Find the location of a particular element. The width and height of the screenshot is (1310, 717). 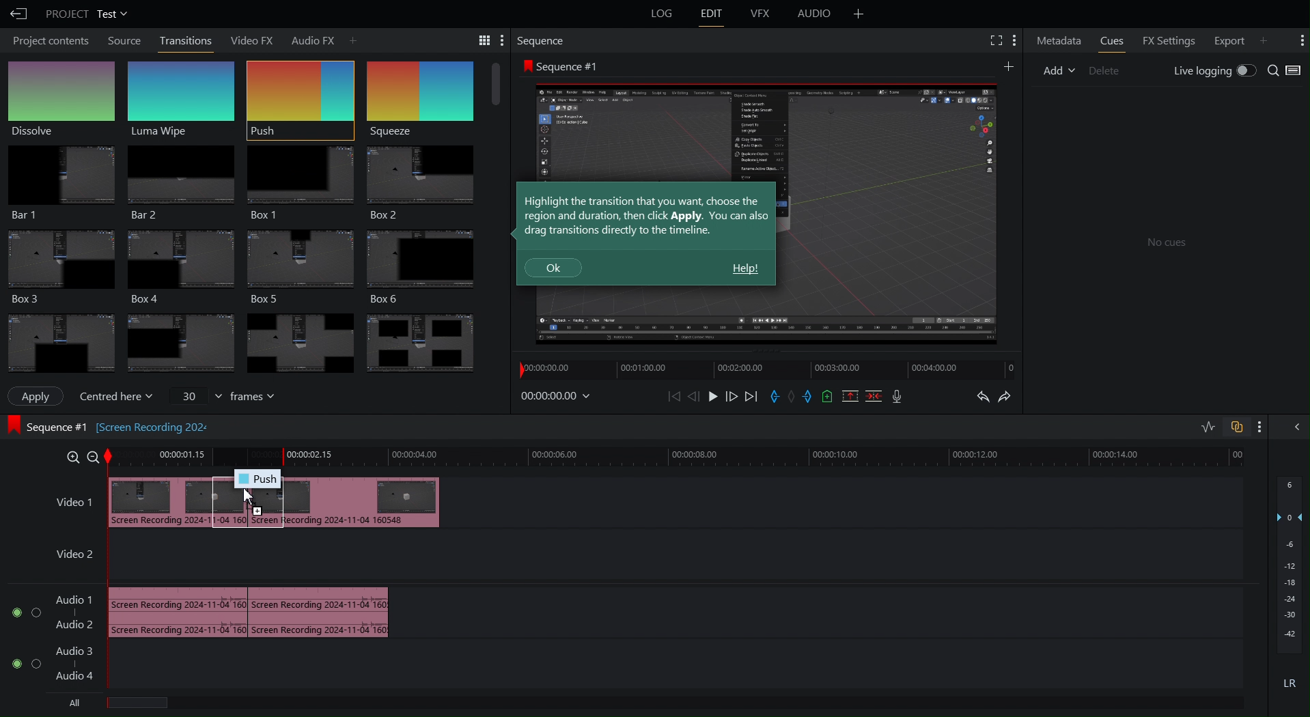

Audio FX is located at coordinates (309, 38).